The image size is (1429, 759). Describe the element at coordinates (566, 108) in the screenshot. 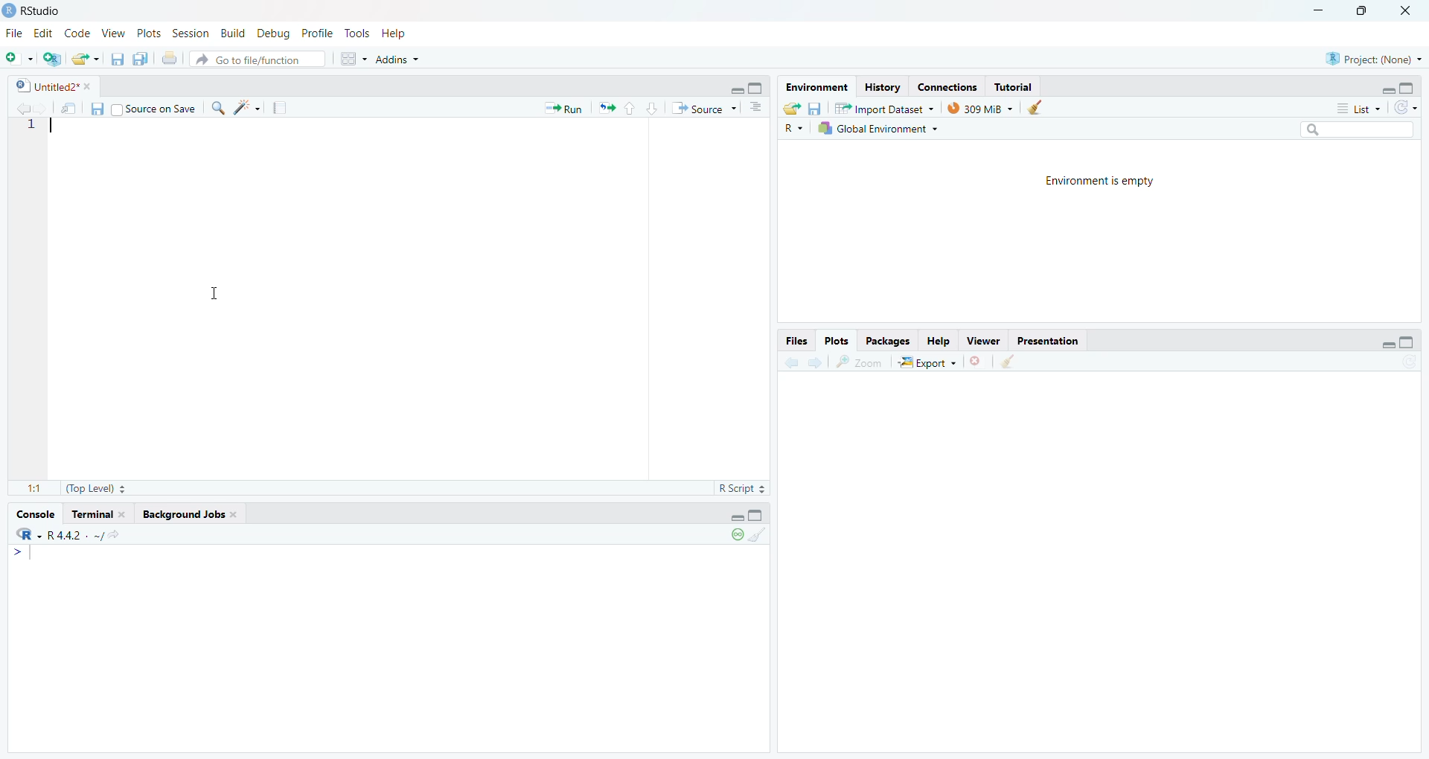

I see `Run` at that location.